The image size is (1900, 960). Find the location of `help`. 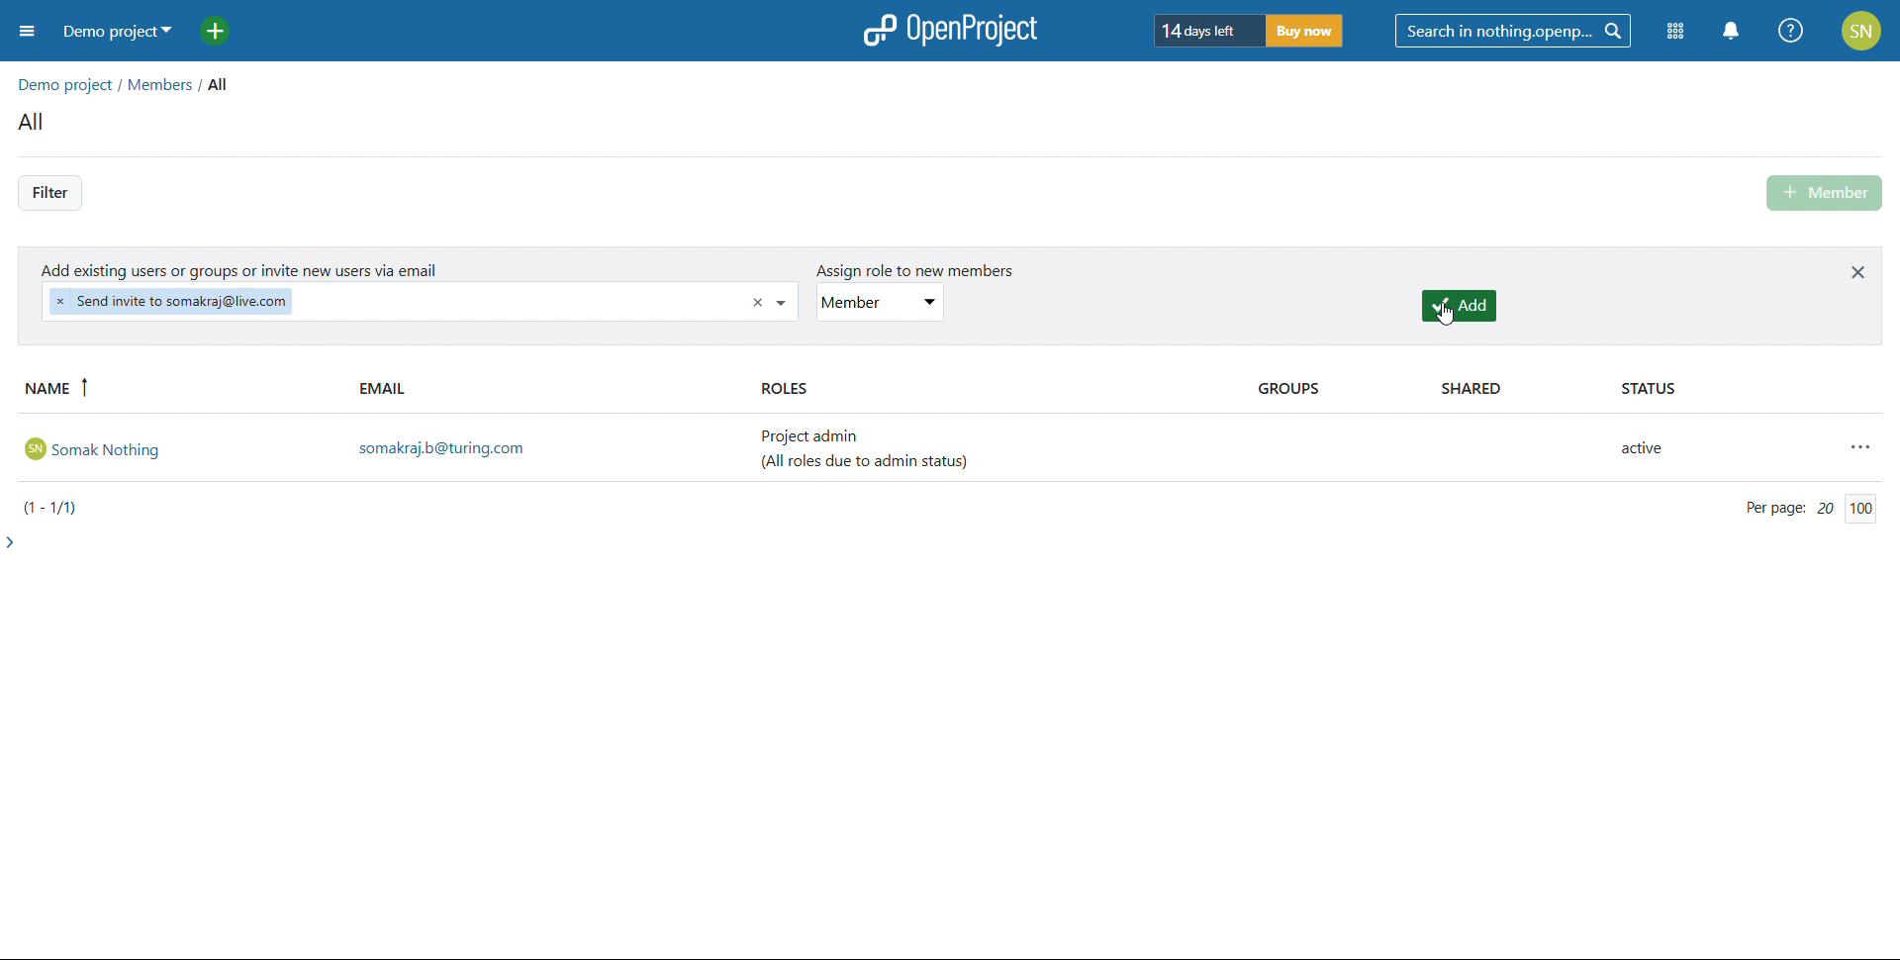

help is located at coordinates (1792, 31).